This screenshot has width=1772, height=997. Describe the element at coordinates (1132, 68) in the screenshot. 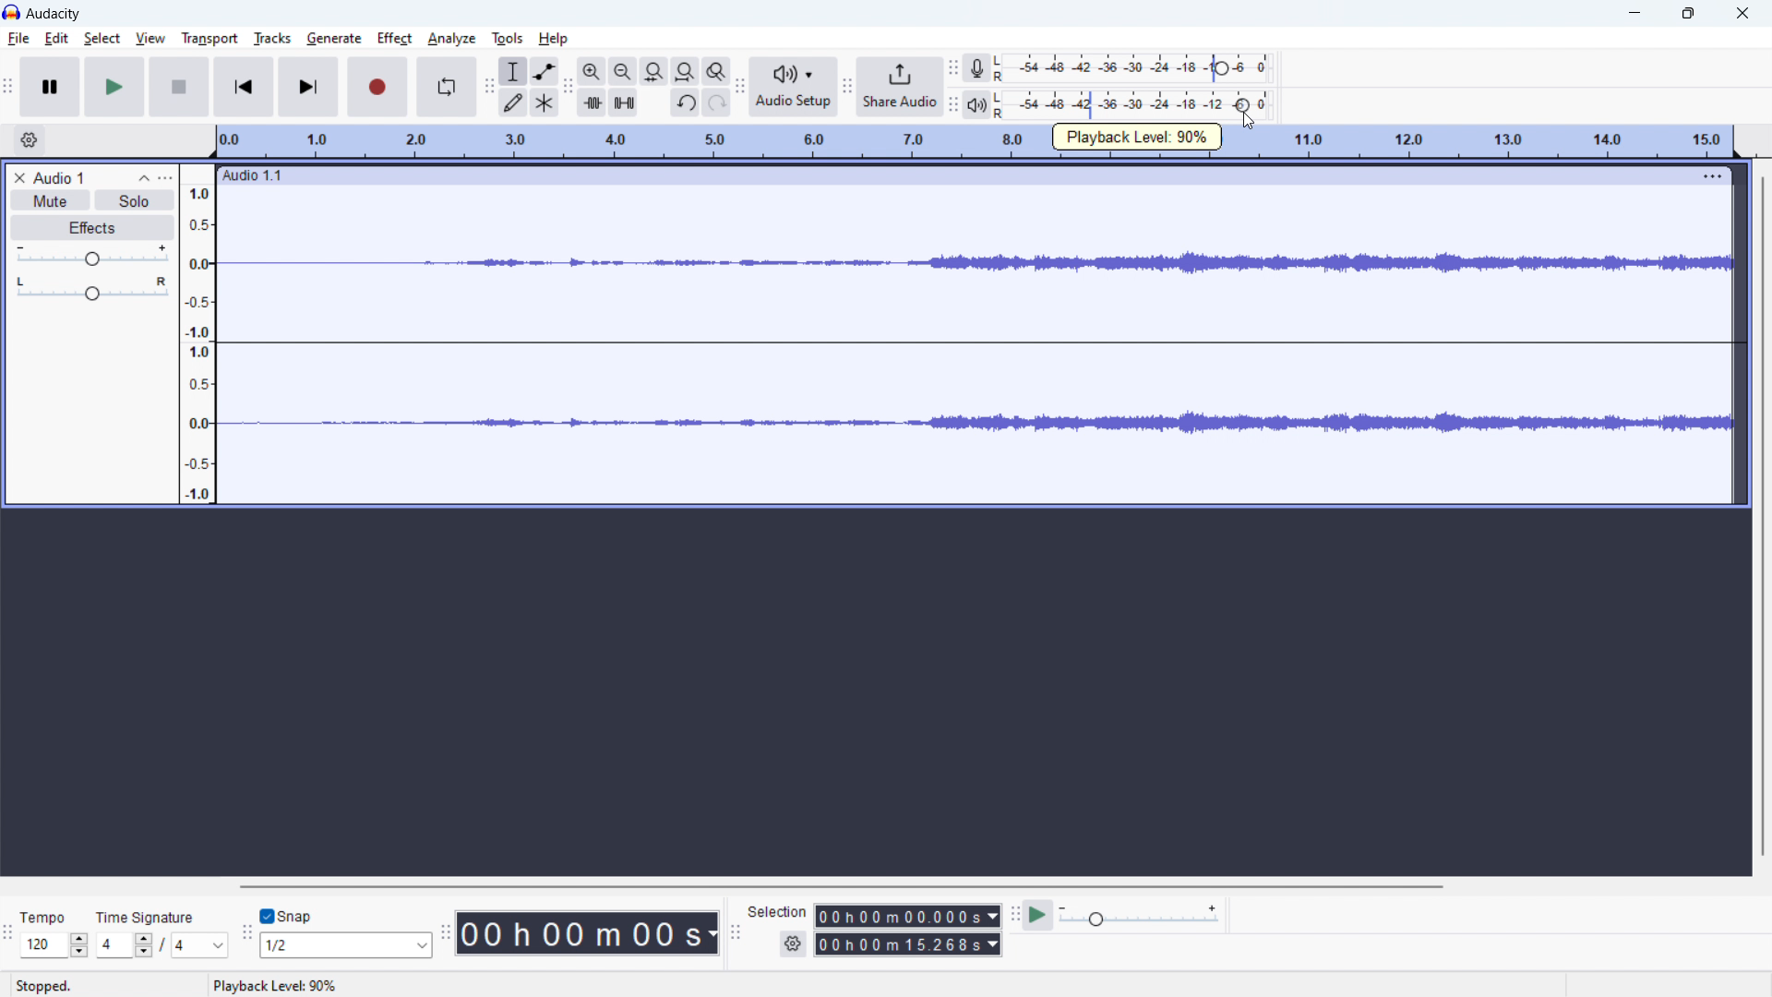

I see `record level` at that location.